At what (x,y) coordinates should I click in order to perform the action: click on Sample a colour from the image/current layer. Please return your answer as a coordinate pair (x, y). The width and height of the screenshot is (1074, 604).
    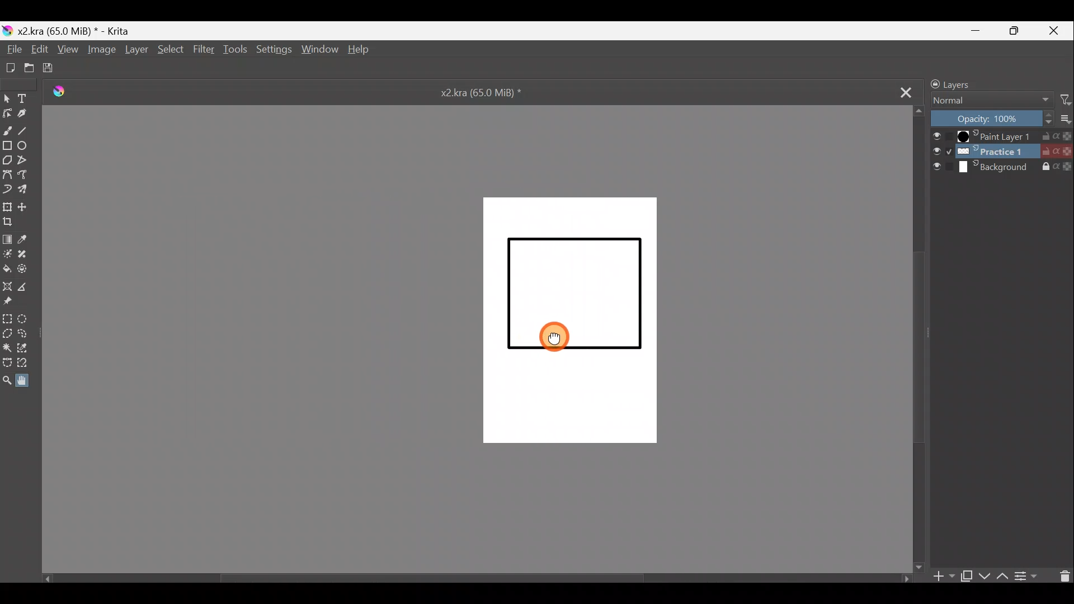
    Looking at the image, I should click on (28, 239).